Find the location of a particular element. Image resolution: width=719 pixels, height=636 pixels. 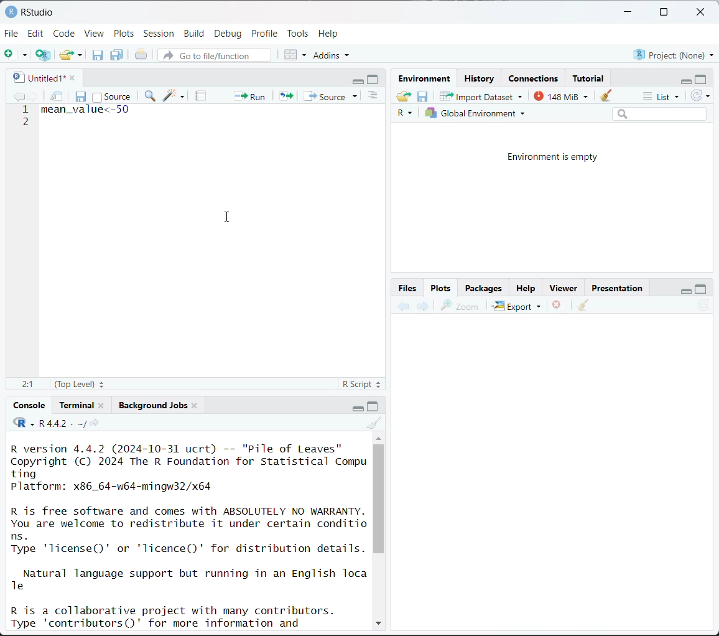

compile report is located at coordinates (202, 96).